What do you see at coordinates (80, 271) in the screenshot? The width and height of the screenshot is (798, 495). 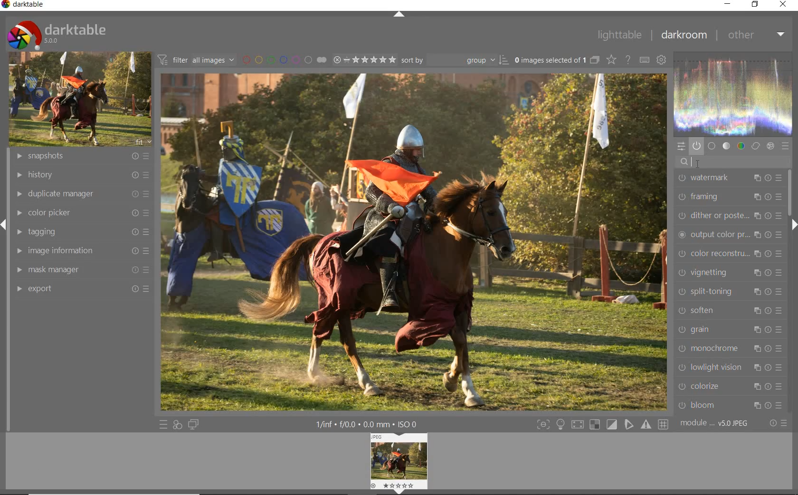 I see `mask manager` at bounding box center [80, 271].